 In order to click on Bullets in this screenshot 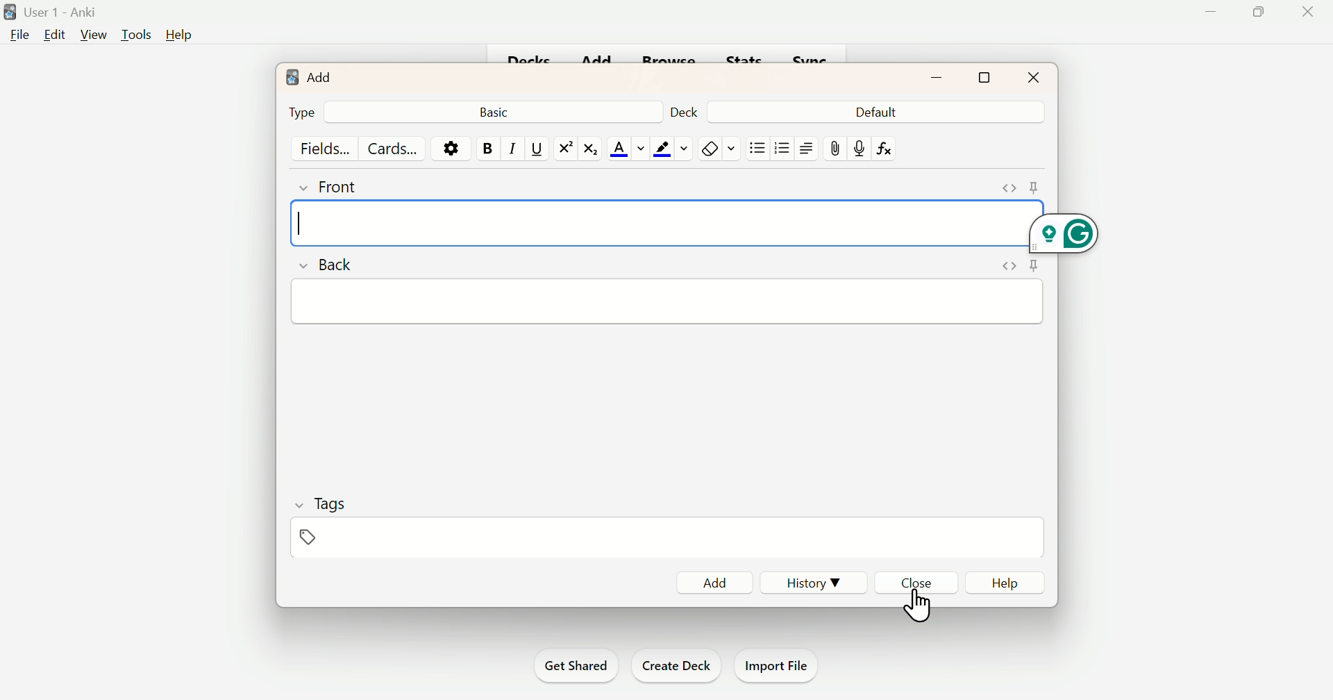, I will do `click(759, 147)`.